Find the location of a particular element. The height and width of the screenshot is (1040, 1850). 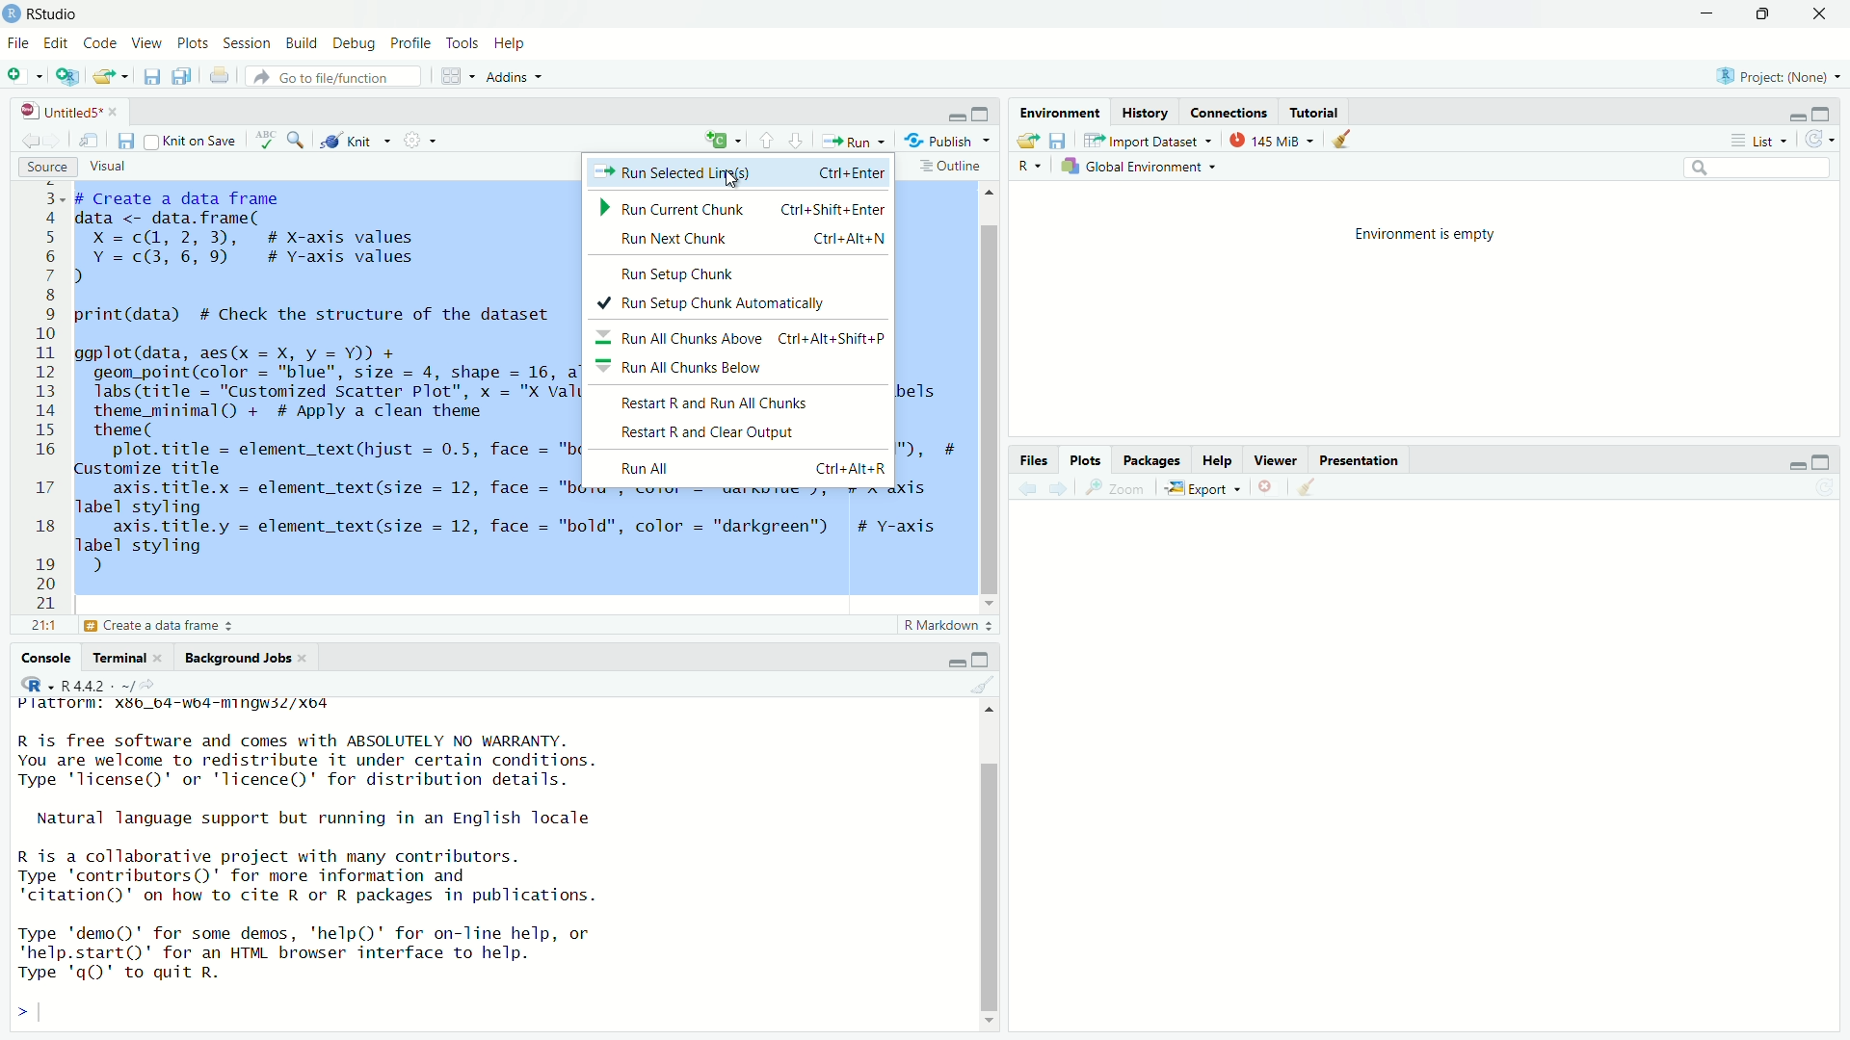

Scrollbar is located at coordinates (988, 872).